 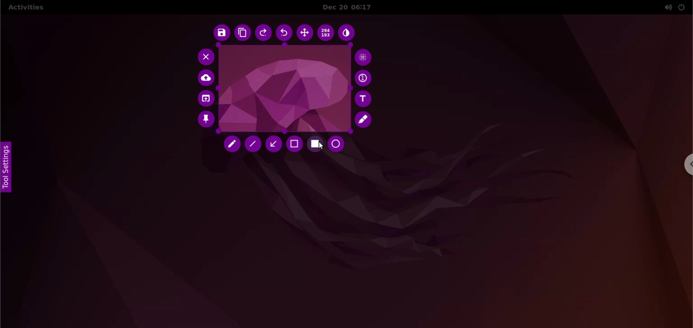 I want to click on undo , so click(x=285, y=33).